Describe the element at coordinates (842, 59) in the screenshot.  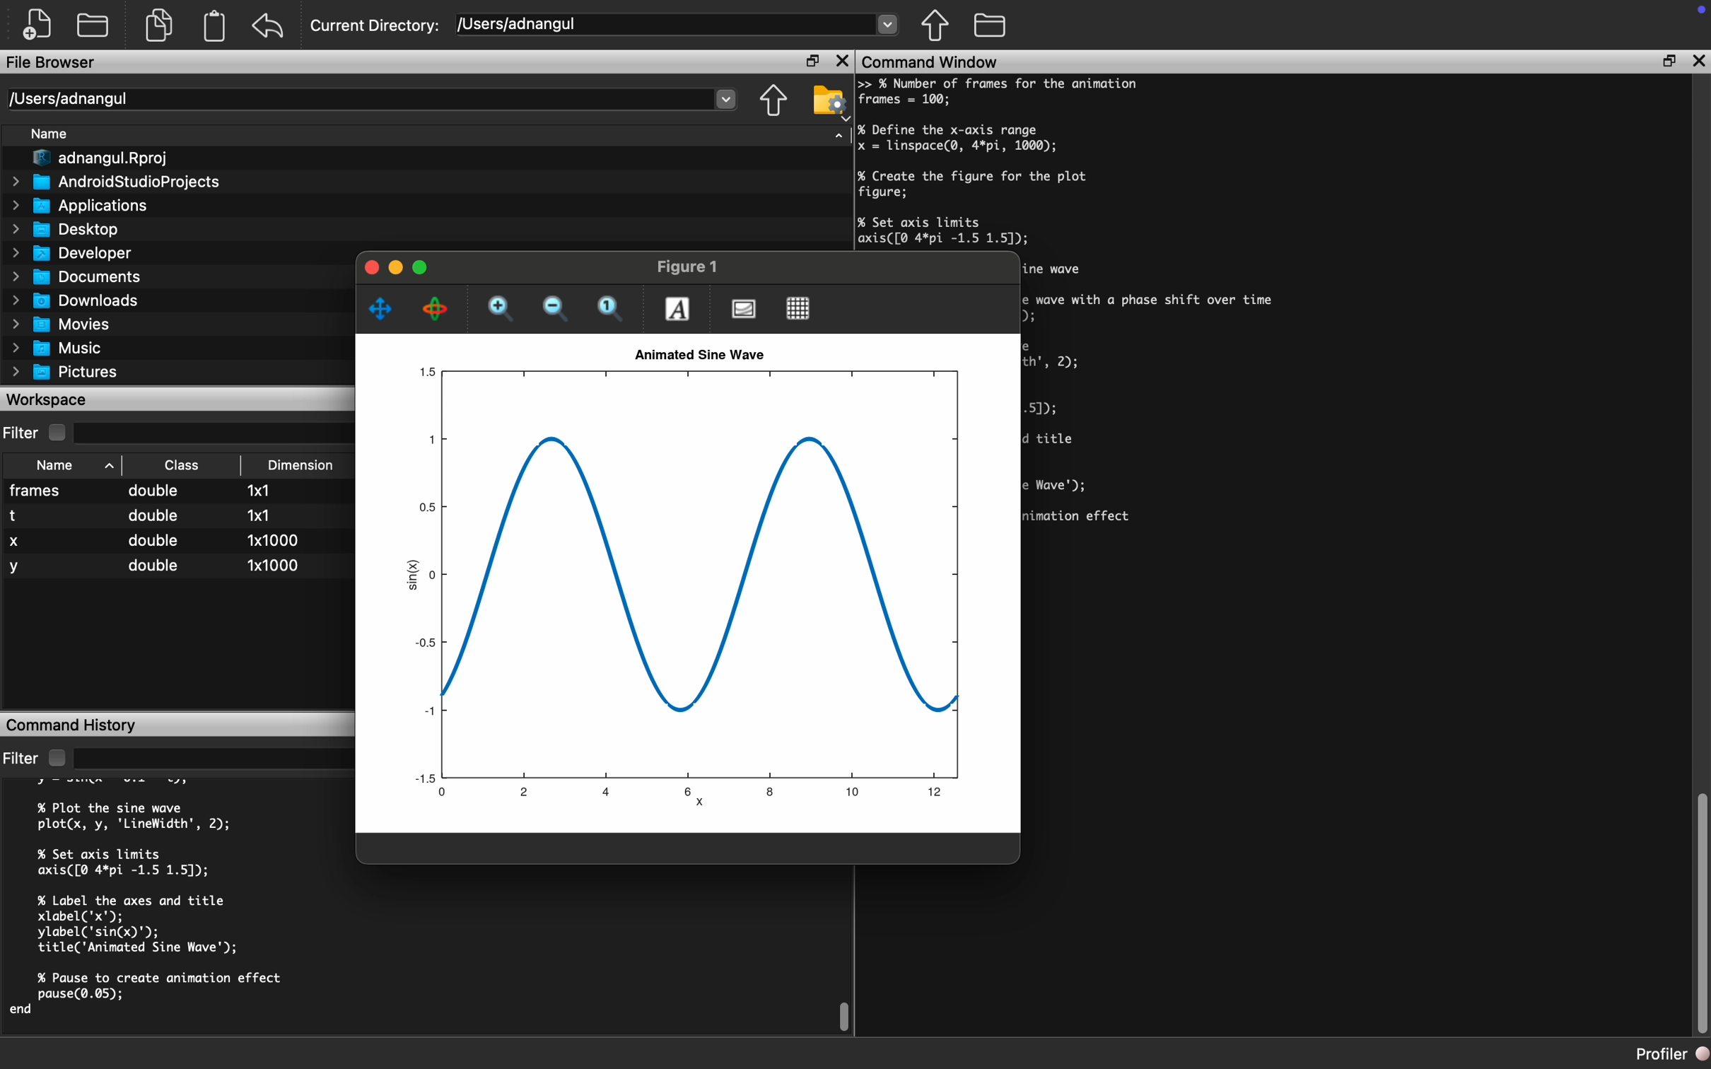
I see `Close` at that location.